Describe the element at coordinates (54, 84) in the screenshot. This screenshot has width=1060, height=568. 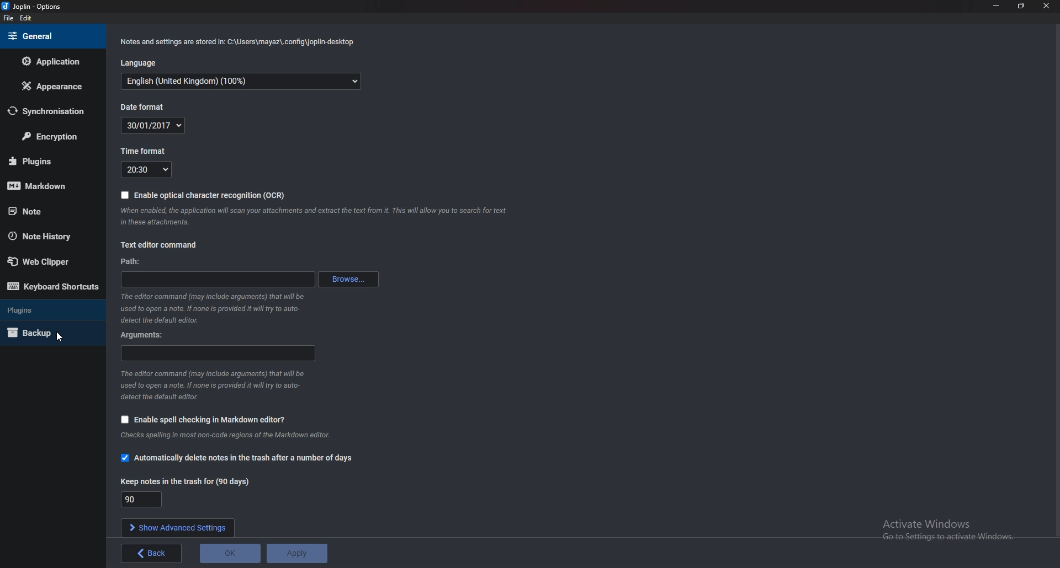
I see `Appearance` at that location.